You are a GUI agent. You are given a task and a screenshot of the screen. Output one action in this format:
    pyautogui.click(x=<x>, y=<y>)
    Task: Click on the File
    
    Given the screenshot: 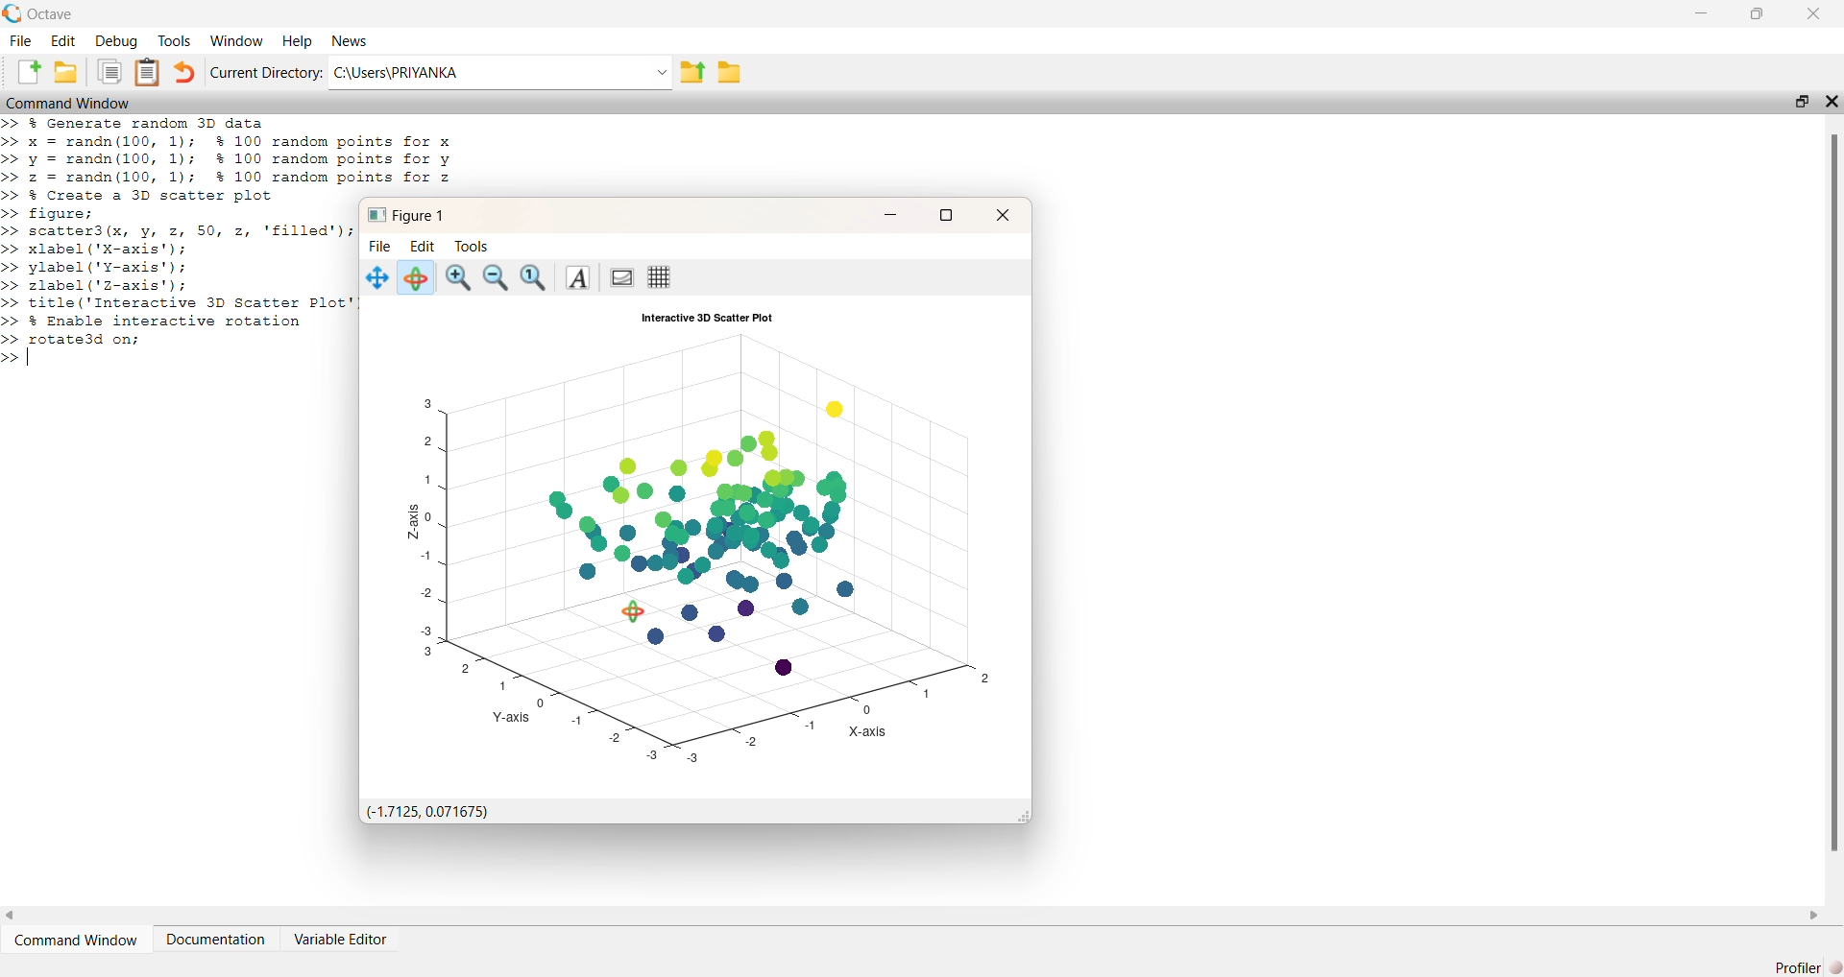 What is the action you would take?
    pyautogui.click(x=21, y=41)
    